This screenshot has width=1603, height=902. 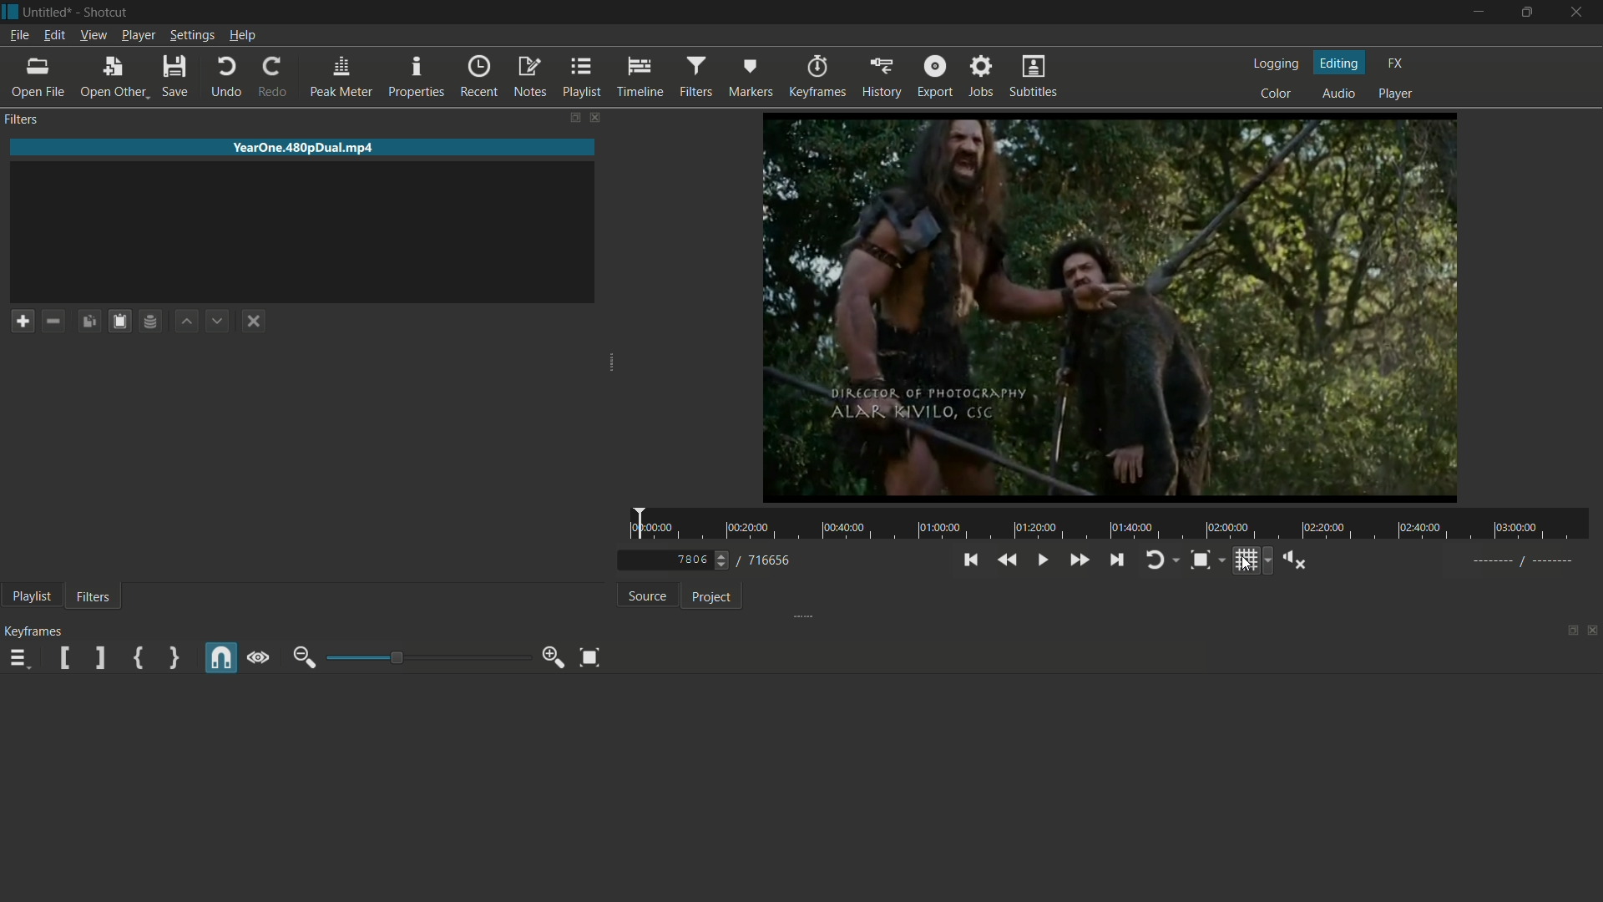 I want to click on save, so click(x=176, y=75).